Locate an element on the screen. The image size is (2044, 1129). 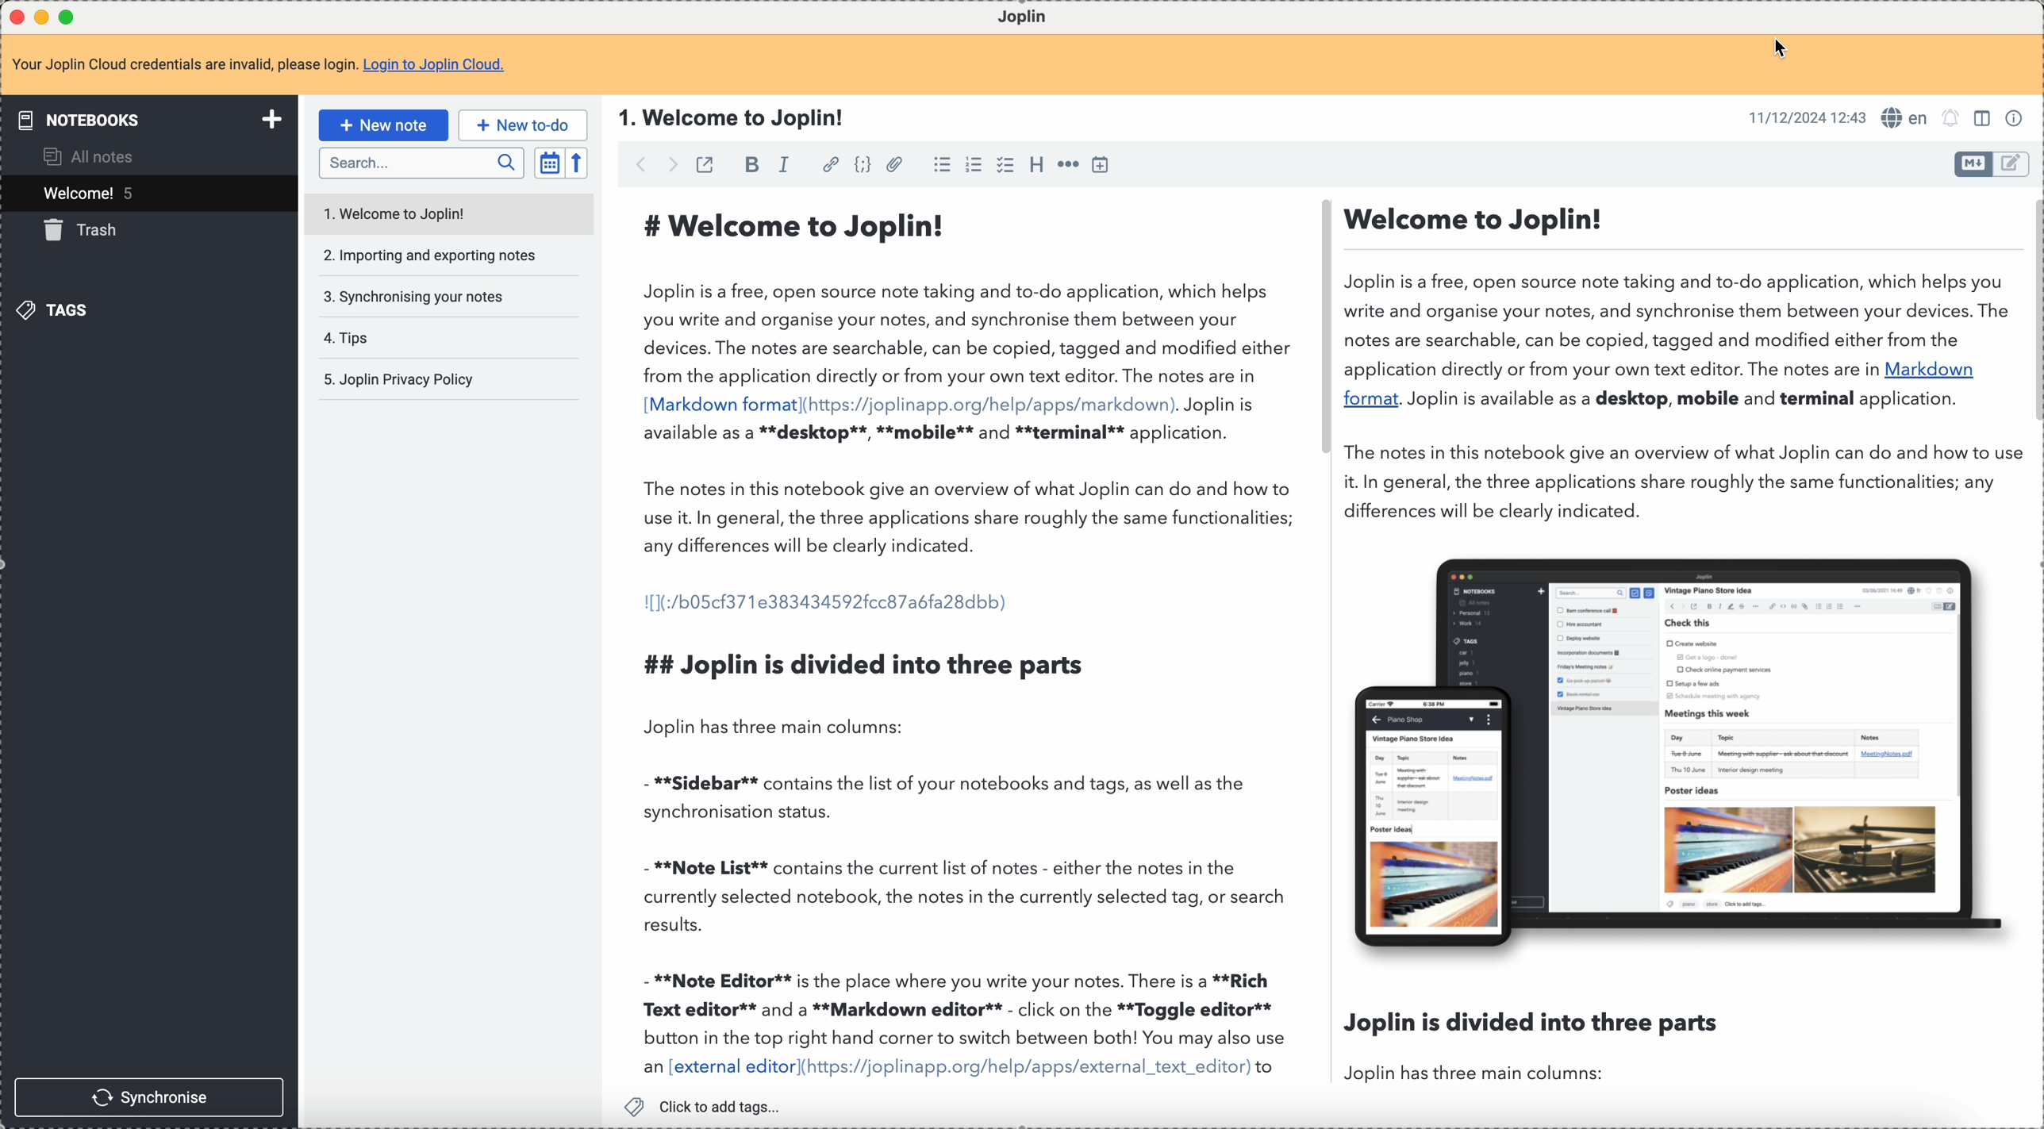
heading is located at coordinates (1039, 167).